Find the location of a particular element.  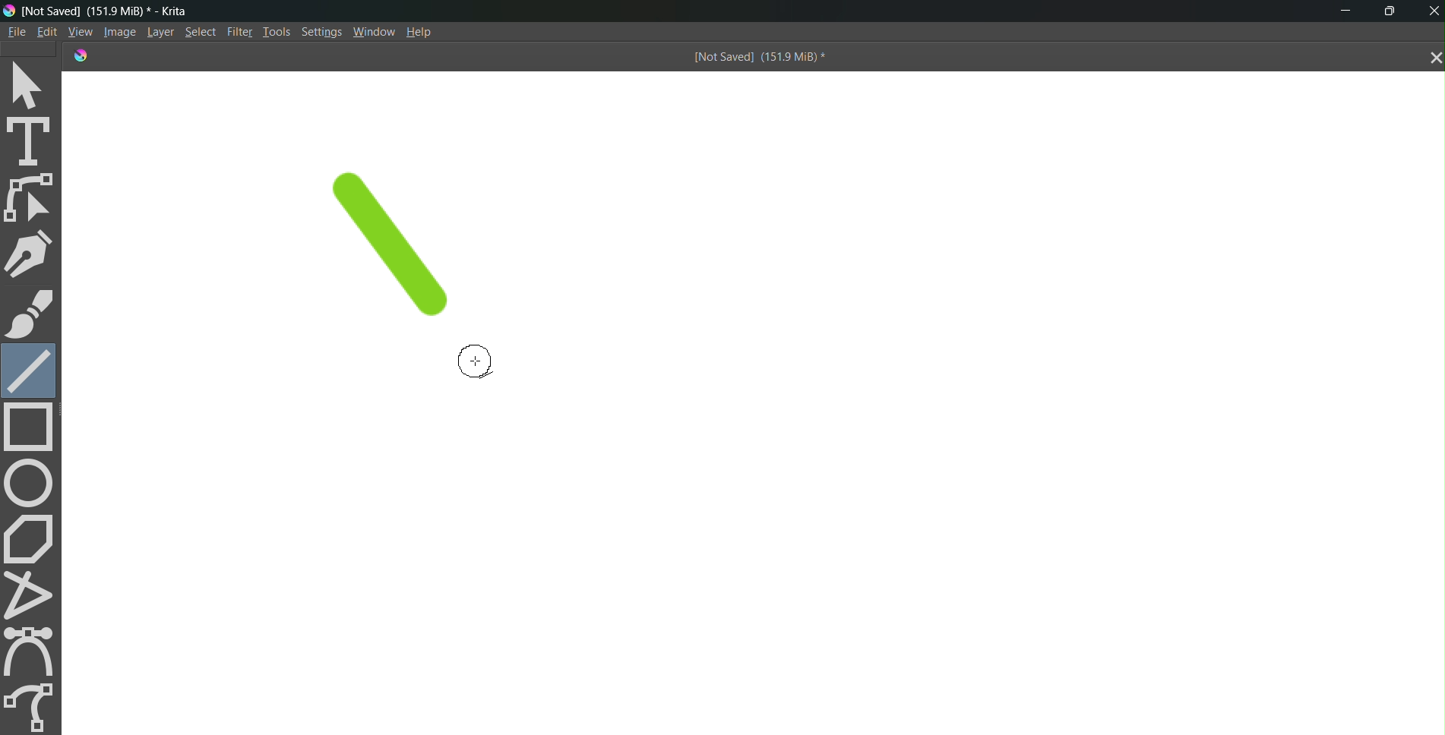

minimize is located at coordinates (1340, 12).